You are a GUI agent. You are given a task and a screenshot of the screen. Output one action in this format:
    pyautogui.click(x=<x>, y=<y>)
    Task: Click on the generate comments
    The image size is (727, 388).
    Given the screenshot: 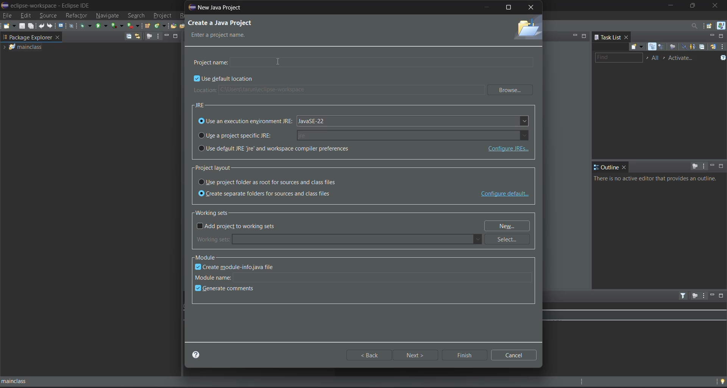 What is the action you would take?
    pyautogui.click(x=227, y=289)
    